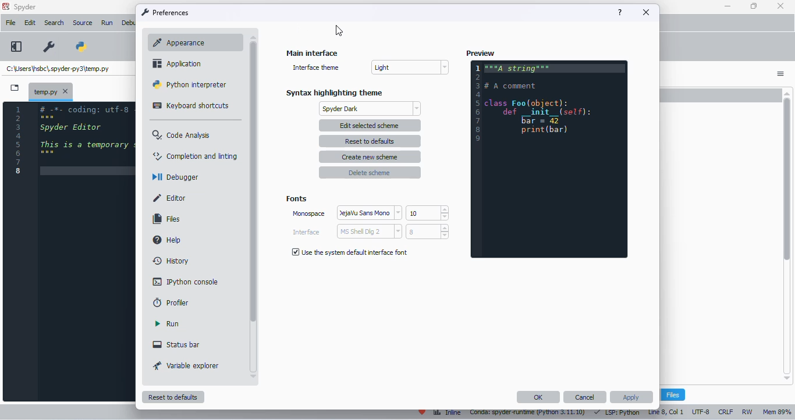 This screenshot has height=420, width=795. What do you see at coordinates (370, 157) in the screenshot?
I see `create new scheme` at bounding box center [370, 157].